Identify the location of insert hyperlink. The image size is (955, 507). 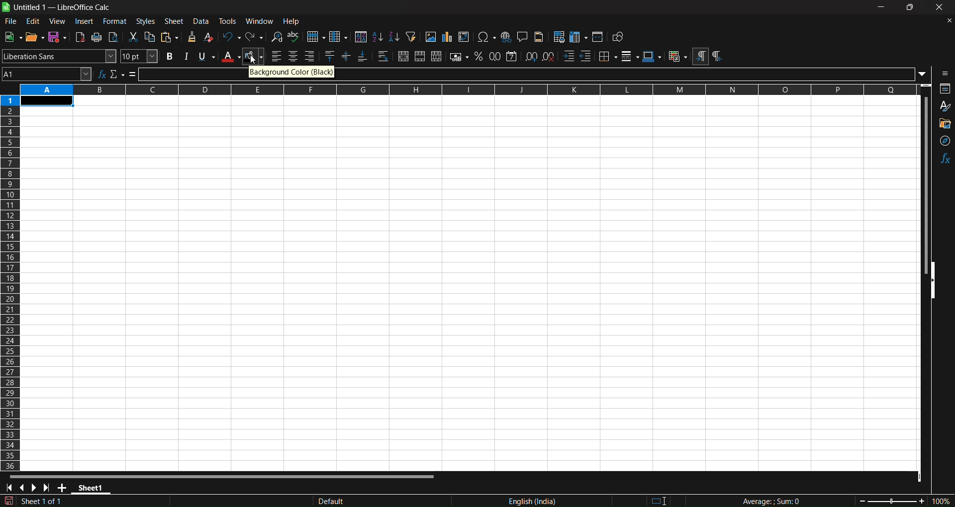
(506, 37).